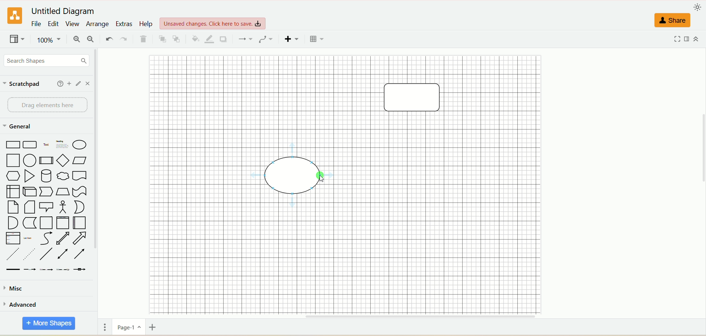  What do you see at coordinates (14, 16) in the screenshot?
I see `logo` at bounding box center [14, 16].